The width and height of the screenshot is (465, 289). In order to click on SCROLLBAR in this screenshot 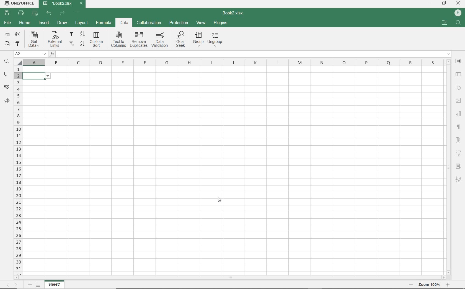, I will do `click(229, 277)`.